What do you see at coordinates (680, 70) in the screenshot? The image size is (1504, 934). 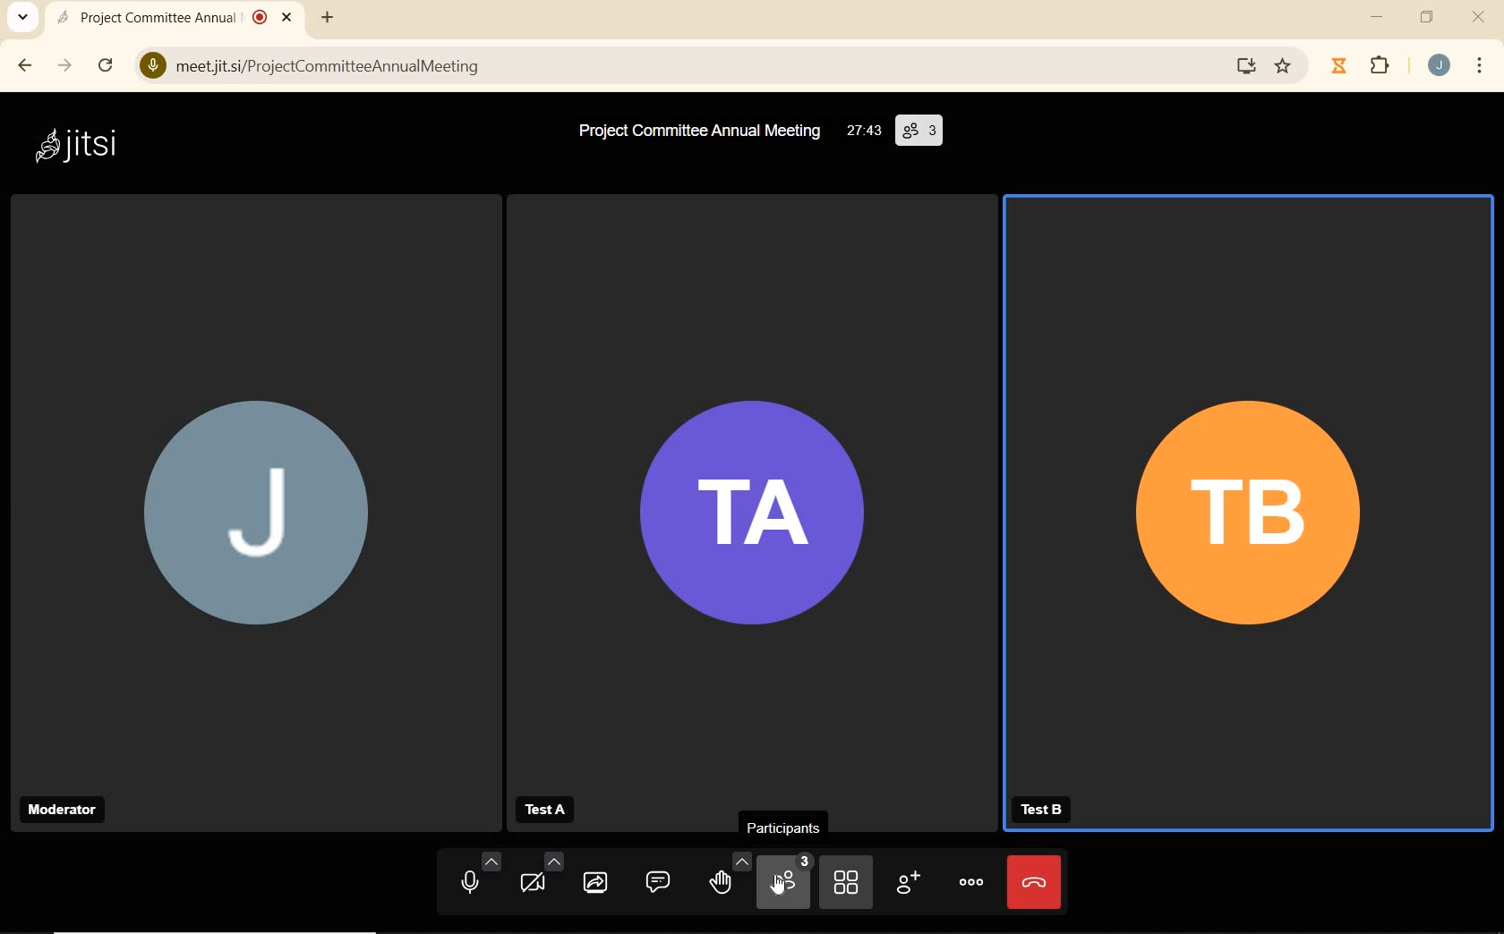 I see `) meetjitsi/ProjectCommitteeAnnualMeeting` at bounding box center [680, 70].